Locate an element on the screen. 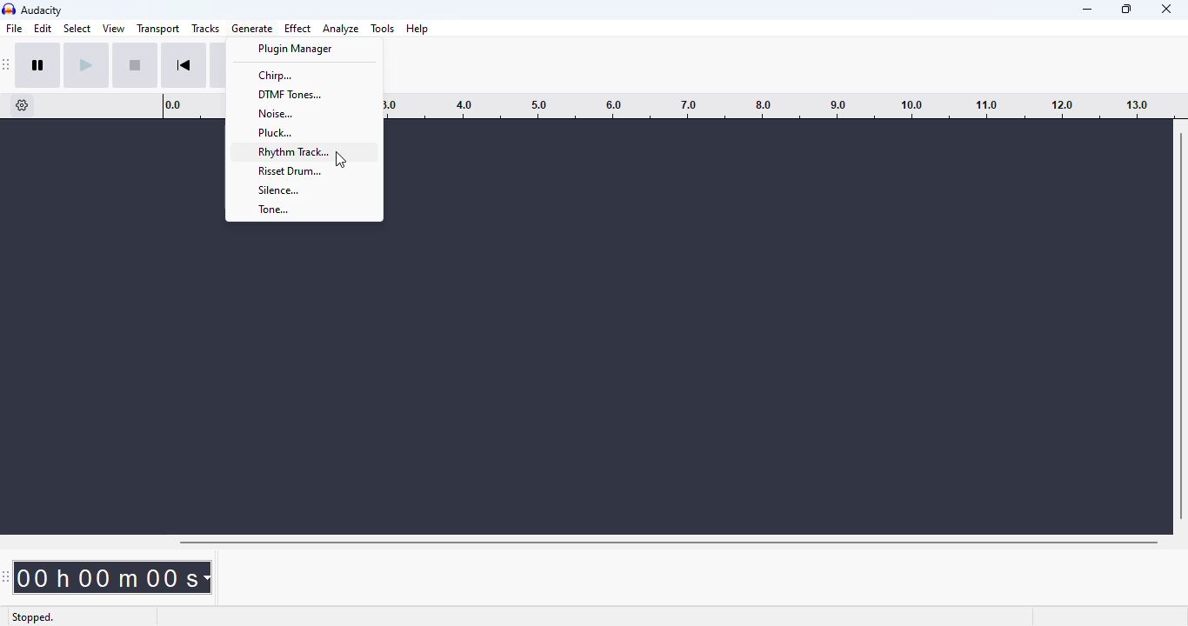 This screenshot has width=1188, height=626. analyze is located at coordinates (341, 29).